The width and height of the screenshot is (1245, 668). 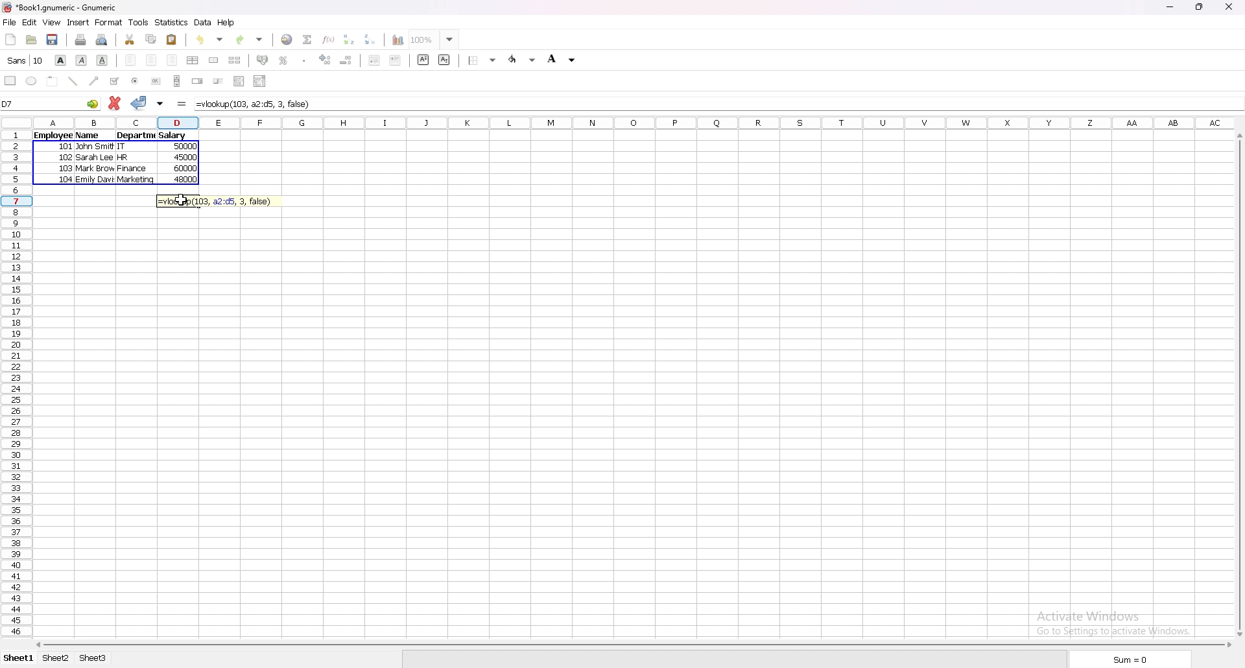 What do you see at coordinates (57, 660) in the screenshot?
I see `sheet 2` at bounding box center [57, 660].